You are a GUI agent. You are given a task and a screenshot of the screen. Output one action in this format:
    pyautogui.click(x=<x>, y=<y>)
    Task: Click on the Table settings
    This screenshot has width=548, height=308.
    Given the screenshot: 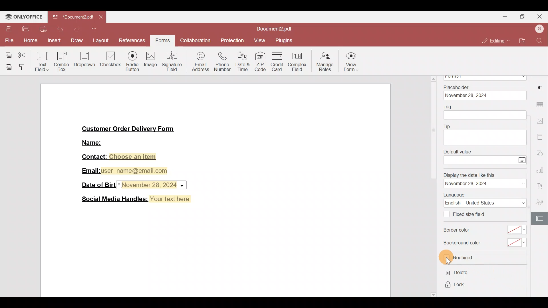 What is the action you would take?
    pyautogui.click(x=541, y=105)
    